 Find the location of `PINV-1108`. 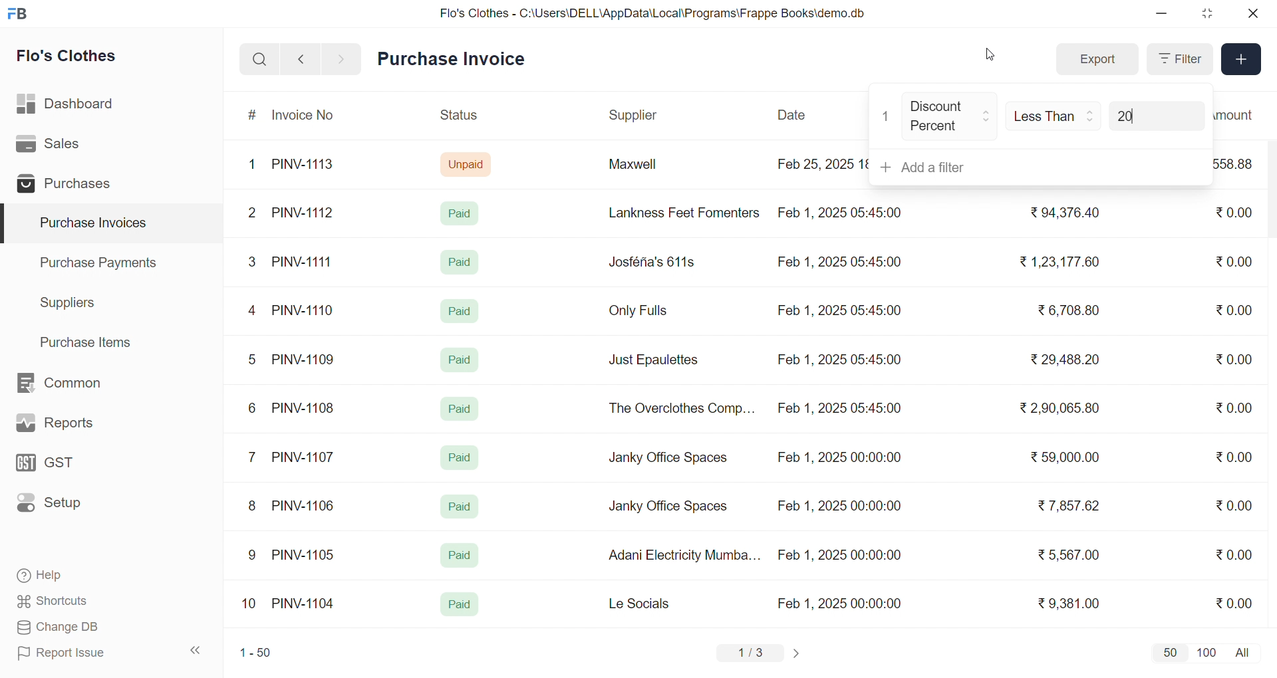

PINV-1108 is located at coordinates (304, 408).